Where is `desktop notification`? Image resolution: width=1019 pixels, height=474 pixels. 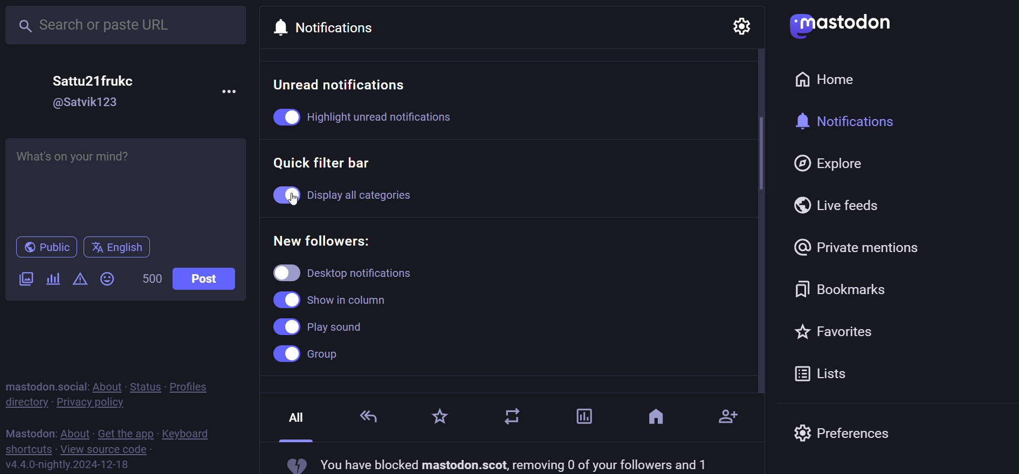 desktop notification is located at coordinates (361, 272).